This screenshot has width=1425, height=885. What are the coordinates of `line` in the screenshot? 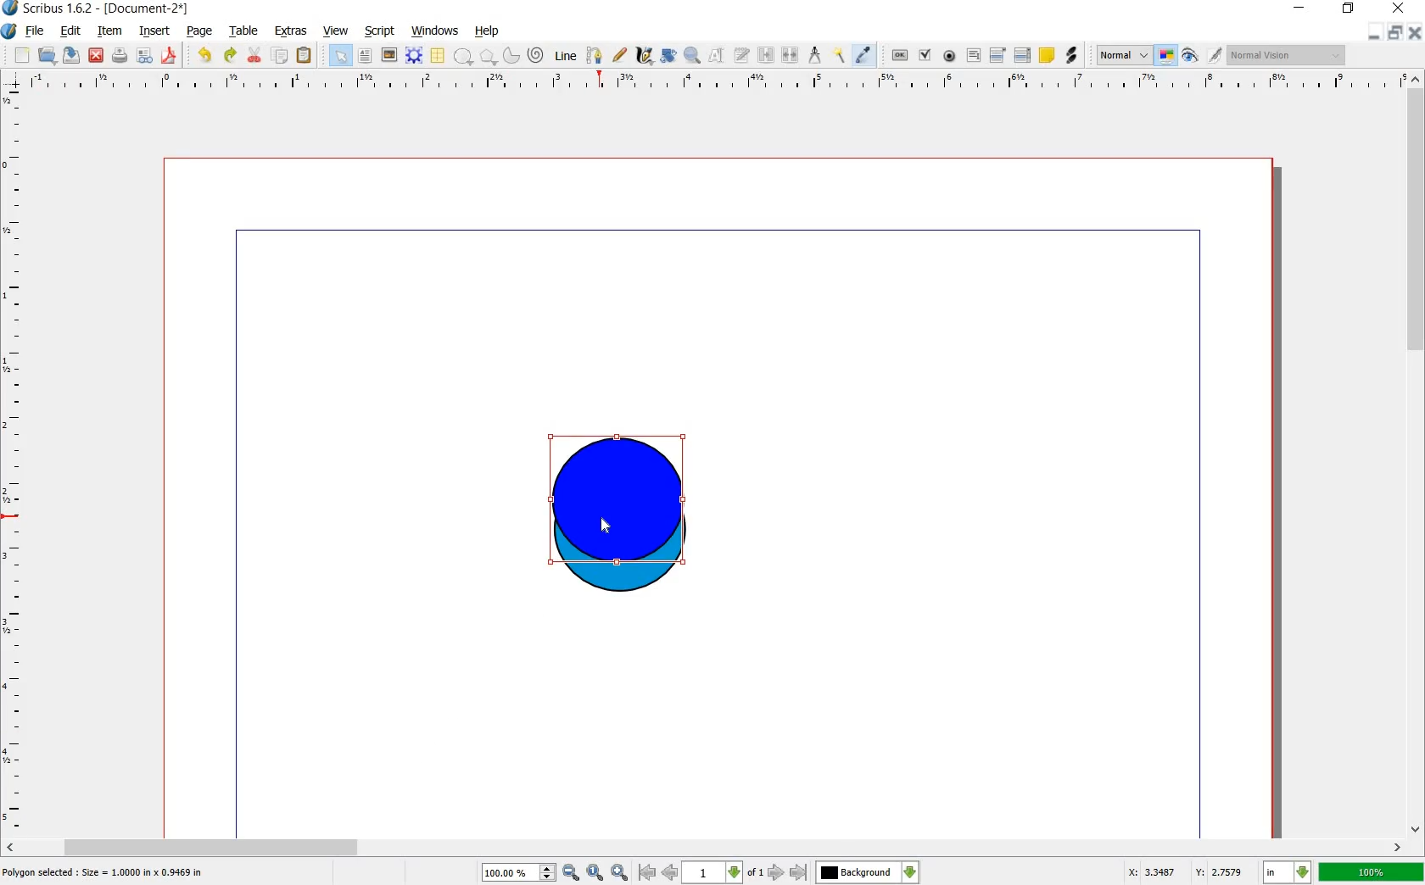 It's located at (564, 57).